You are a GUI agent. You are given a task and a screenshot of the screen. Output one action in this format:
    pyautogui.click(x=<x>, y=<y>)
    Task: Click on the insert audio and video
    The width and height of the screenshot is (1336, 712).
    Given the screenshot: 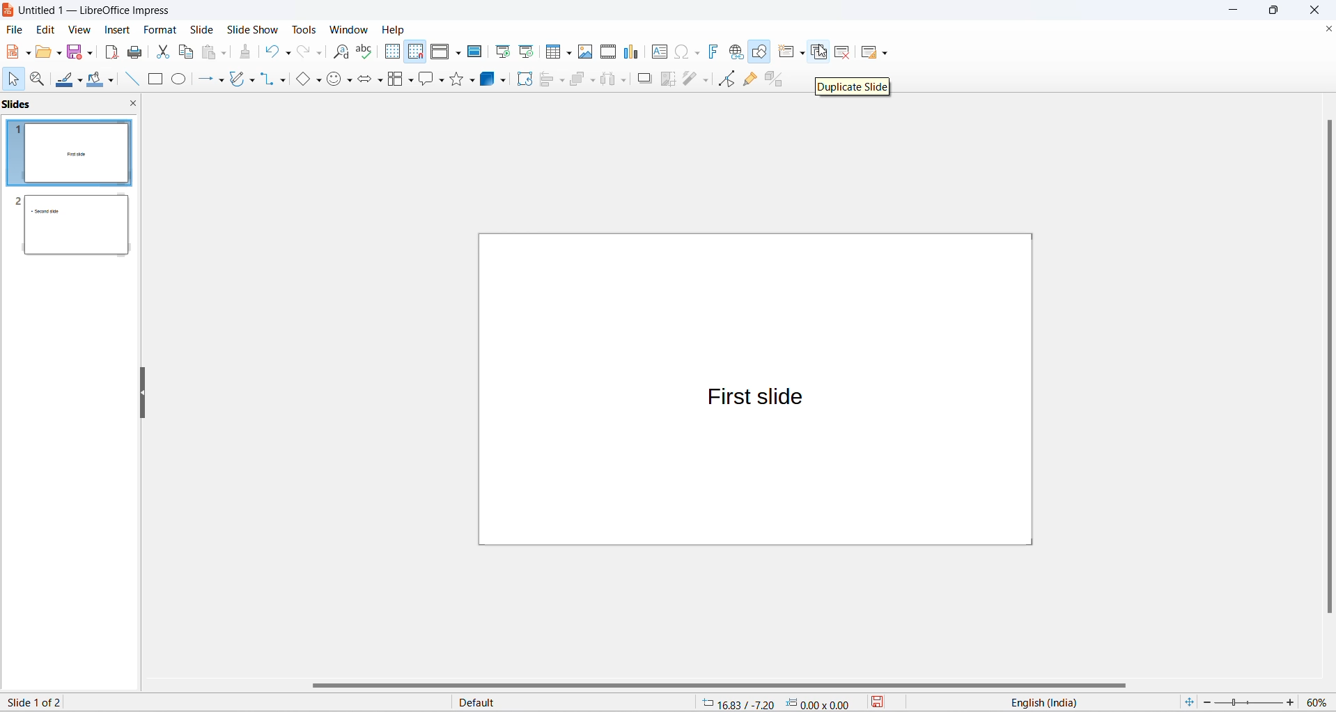 What is the action you would take?
    pyautogui.click(x=607, y=52)
    